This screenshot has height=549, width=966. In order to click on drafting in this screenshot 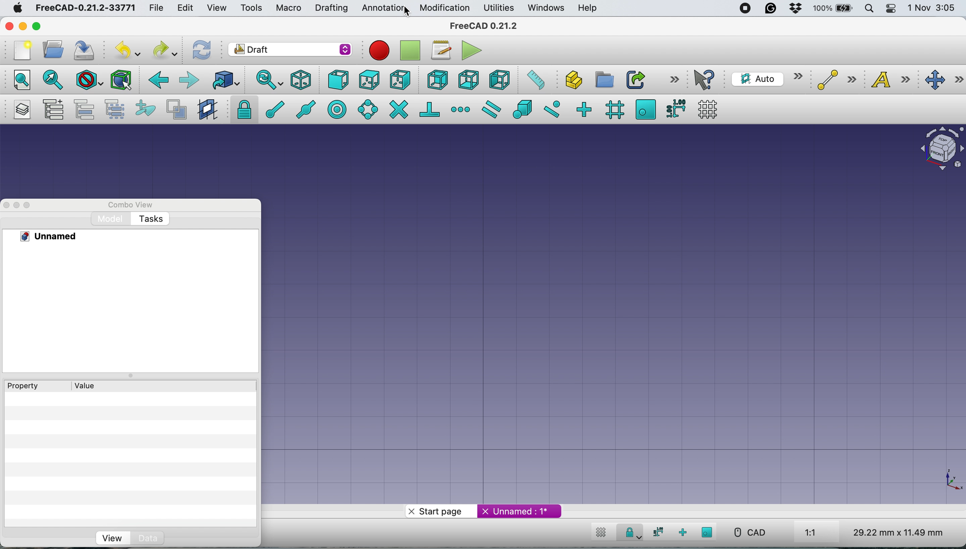, I will do `click(330, 8)`.